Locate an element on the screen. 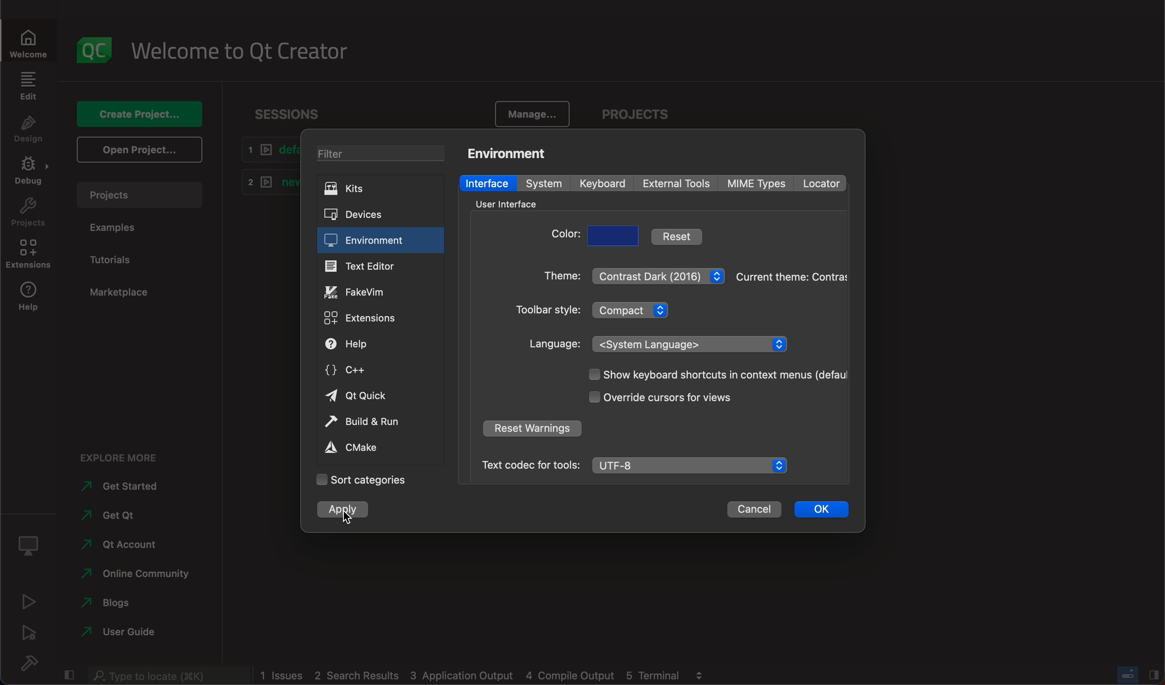  hide/show right side bar is located at coordinates (1154, 674).